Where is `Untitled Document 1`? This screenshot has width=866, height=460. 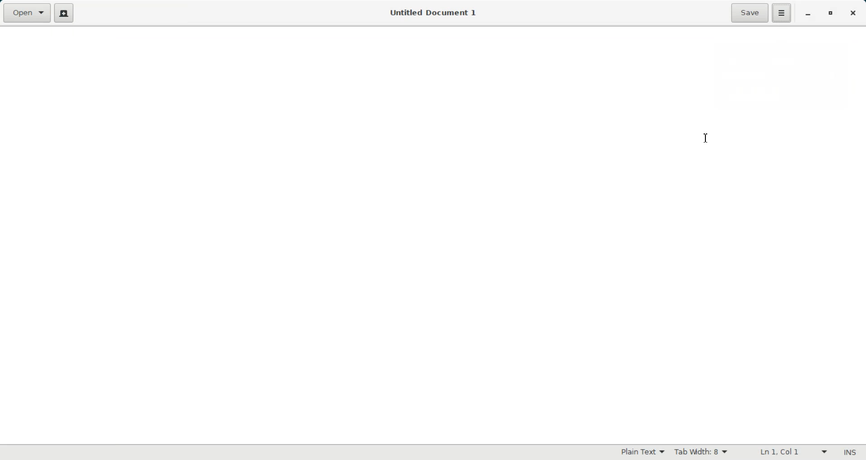 Untitled Document 1 is located at coordinates (434, 13).